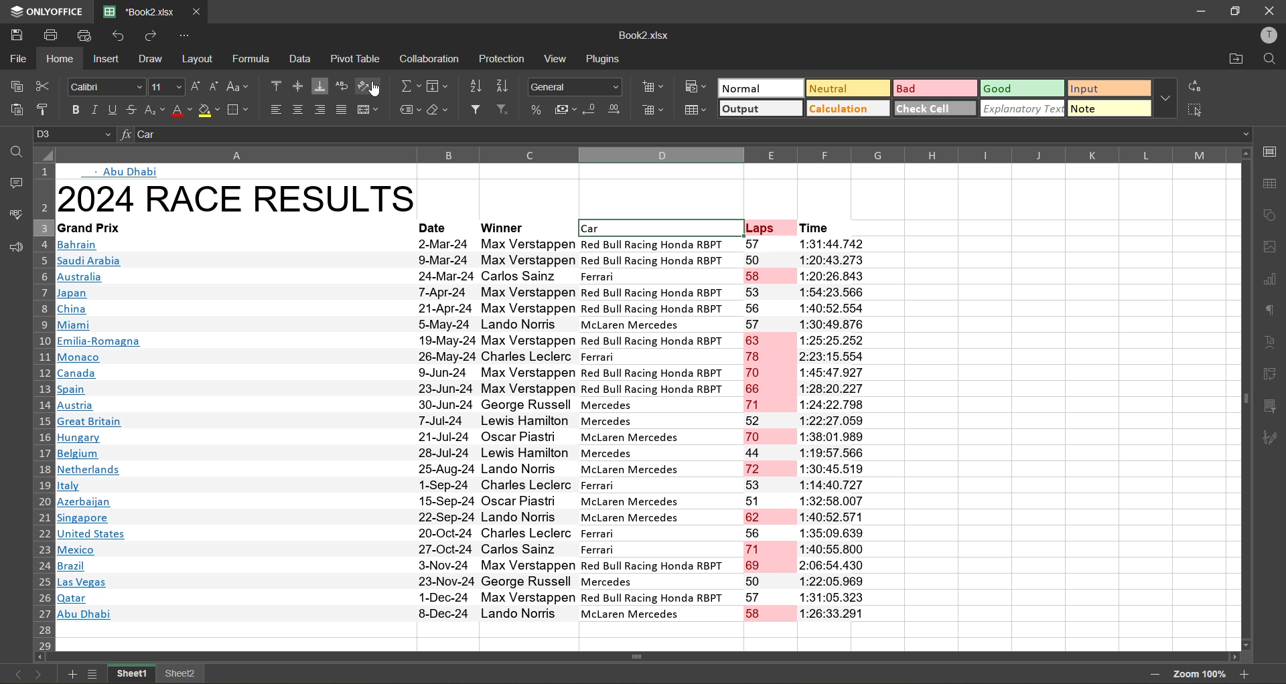  I want to click on column names , so click(643, 154).